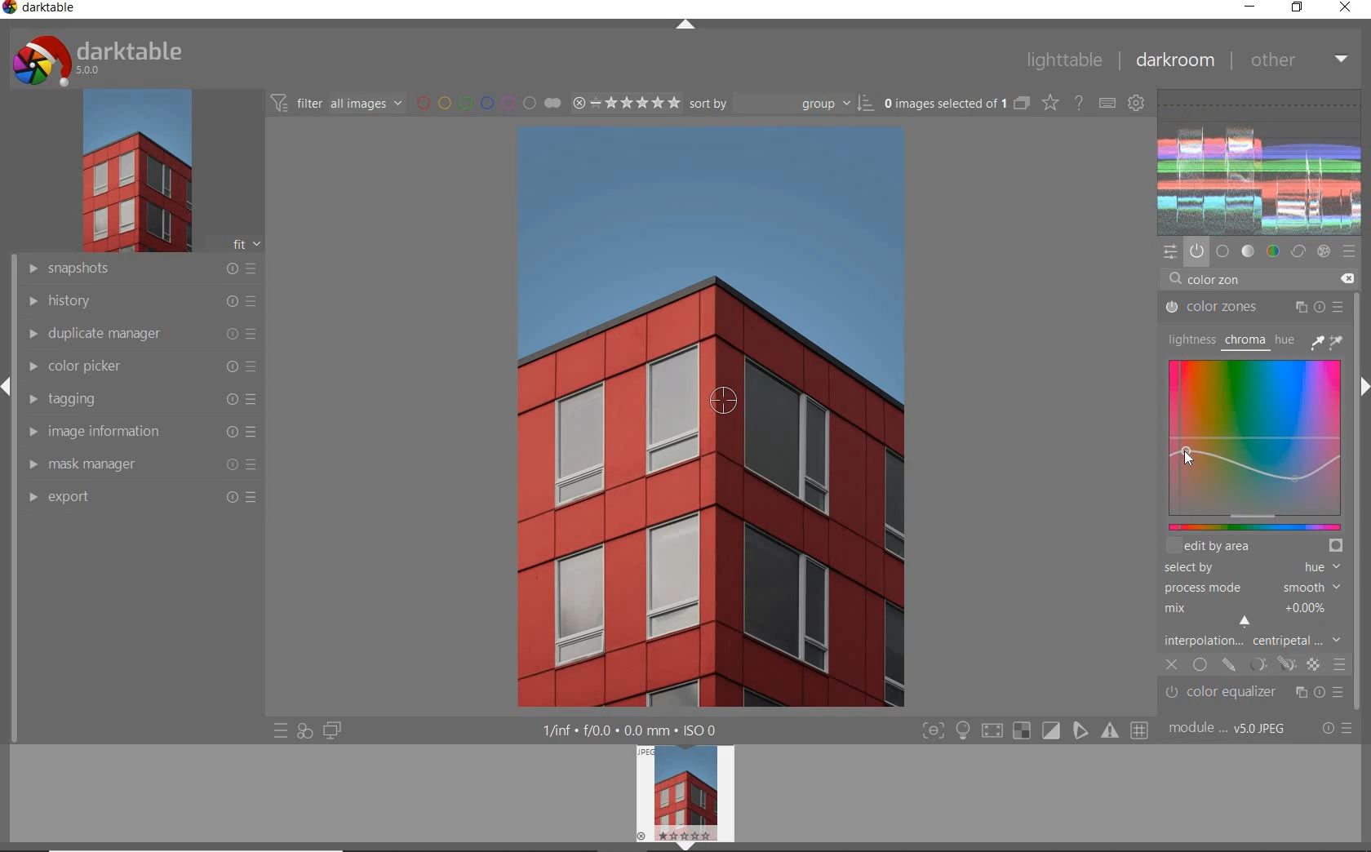 Image resolution: width=1371 pixels, height=852 pixels. What do you see at coordinates (138, 400) in the screenshot?
I see `tagging` at bounding box center [138, 400].